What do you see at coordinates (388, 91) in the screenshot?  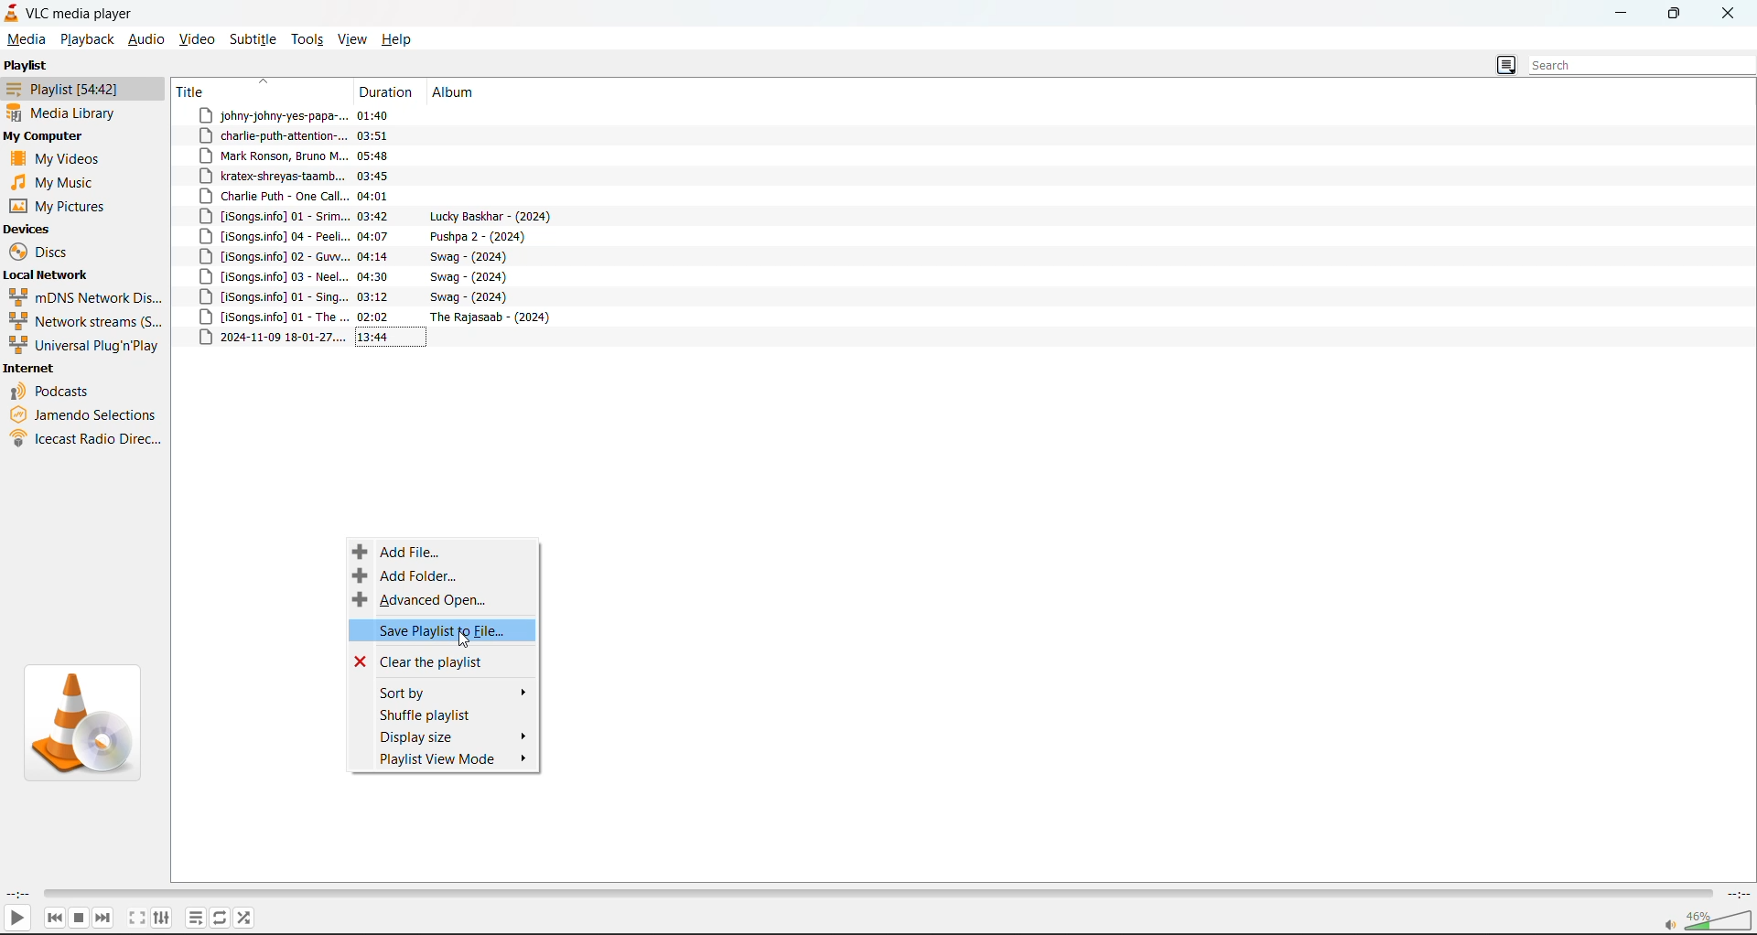 I see `duration` at bounding box center [388, 91].